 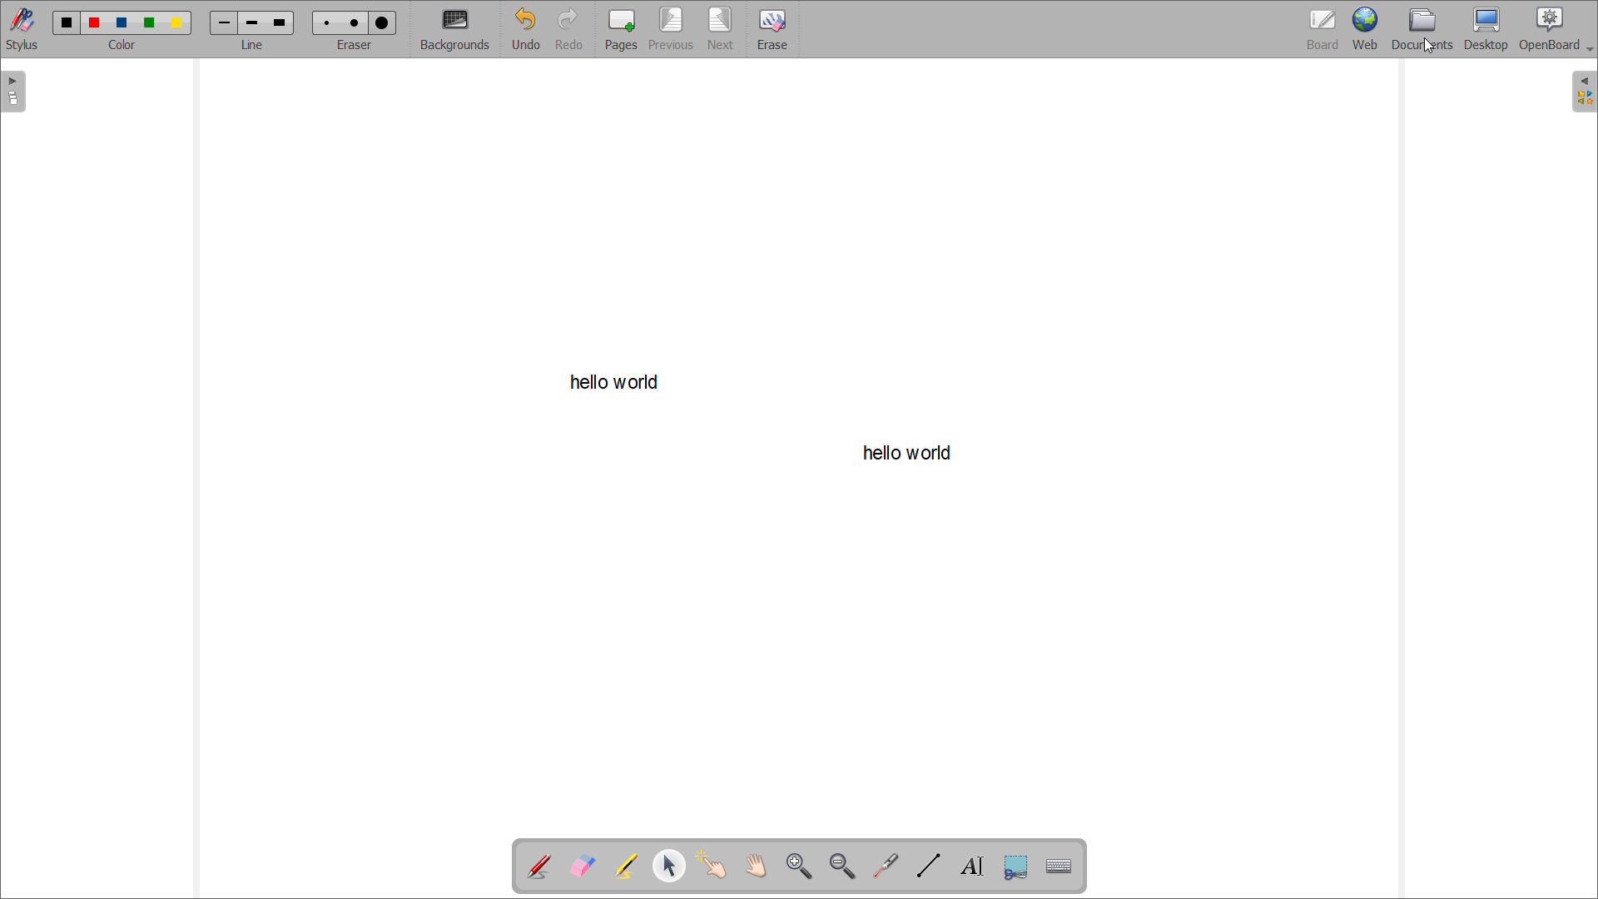 What do you see at coordinates (928, 865) in the screenshot?
I see `draw lines` at bounding box center [928, 865].